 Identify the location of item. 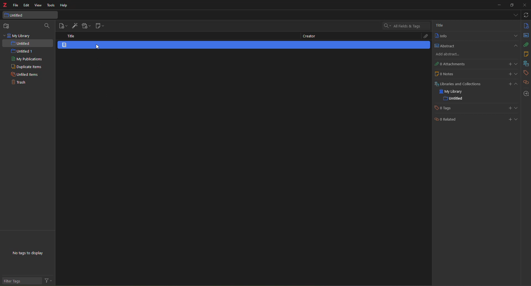
(67, 45).